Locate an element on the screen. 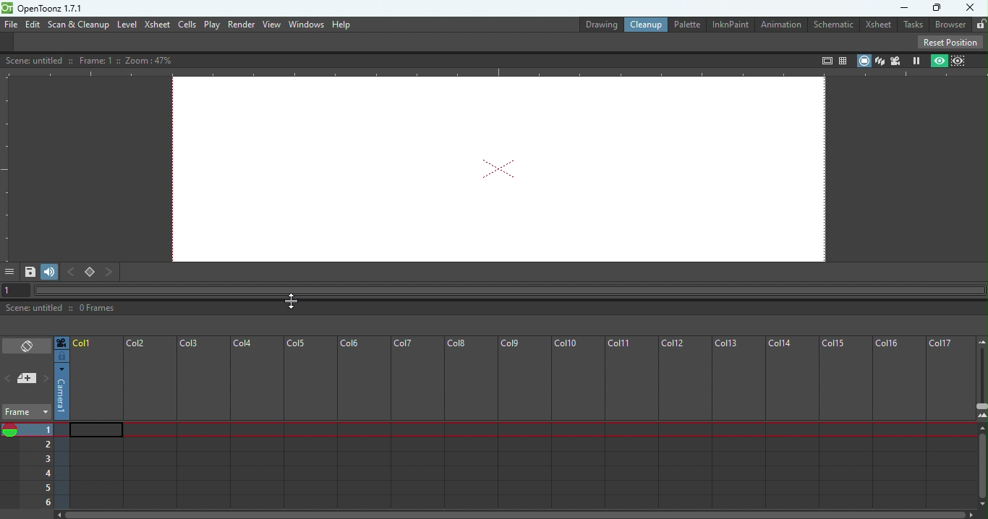 This screenshot has height=519, width=988. Xsheet is located at coordinates (157, 25).